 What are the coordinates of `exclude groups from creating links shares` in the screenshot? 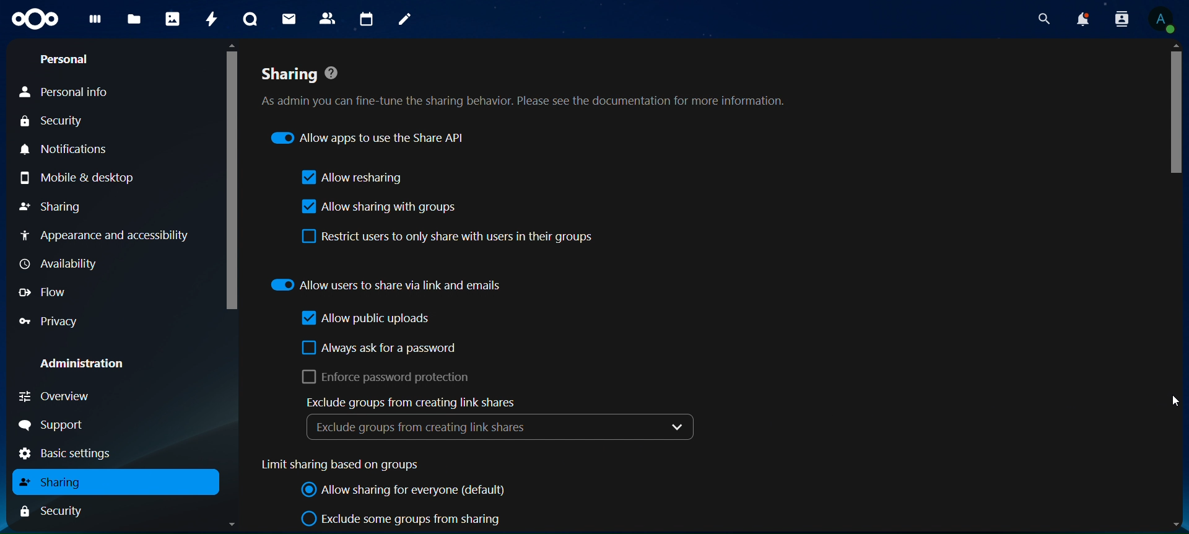 It's located at (498, 416).